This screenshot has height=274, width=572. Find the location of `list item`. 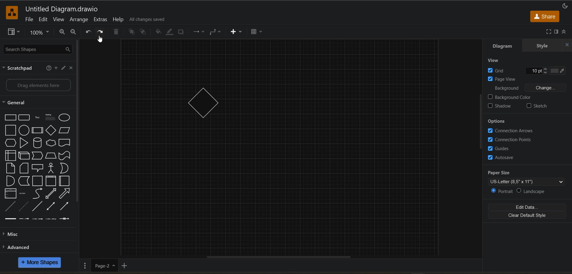

list item is located at coordinates (23, 193).